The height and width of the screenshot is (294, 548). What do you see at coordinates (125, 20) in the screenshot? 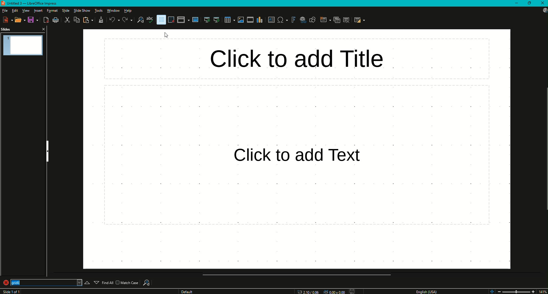
I see `Redo` at bounding box center [125, 20].